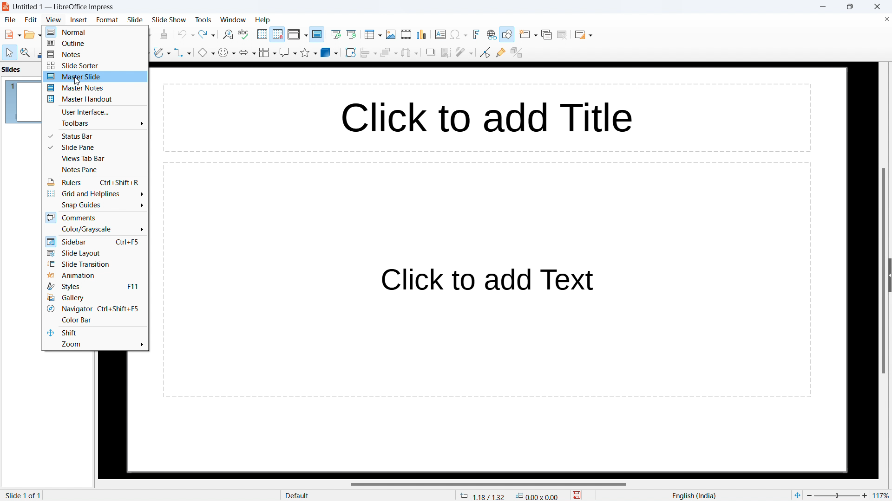  Describe the element at coordinates (169, 19) in the screenshot. I see `slide show` at that location.